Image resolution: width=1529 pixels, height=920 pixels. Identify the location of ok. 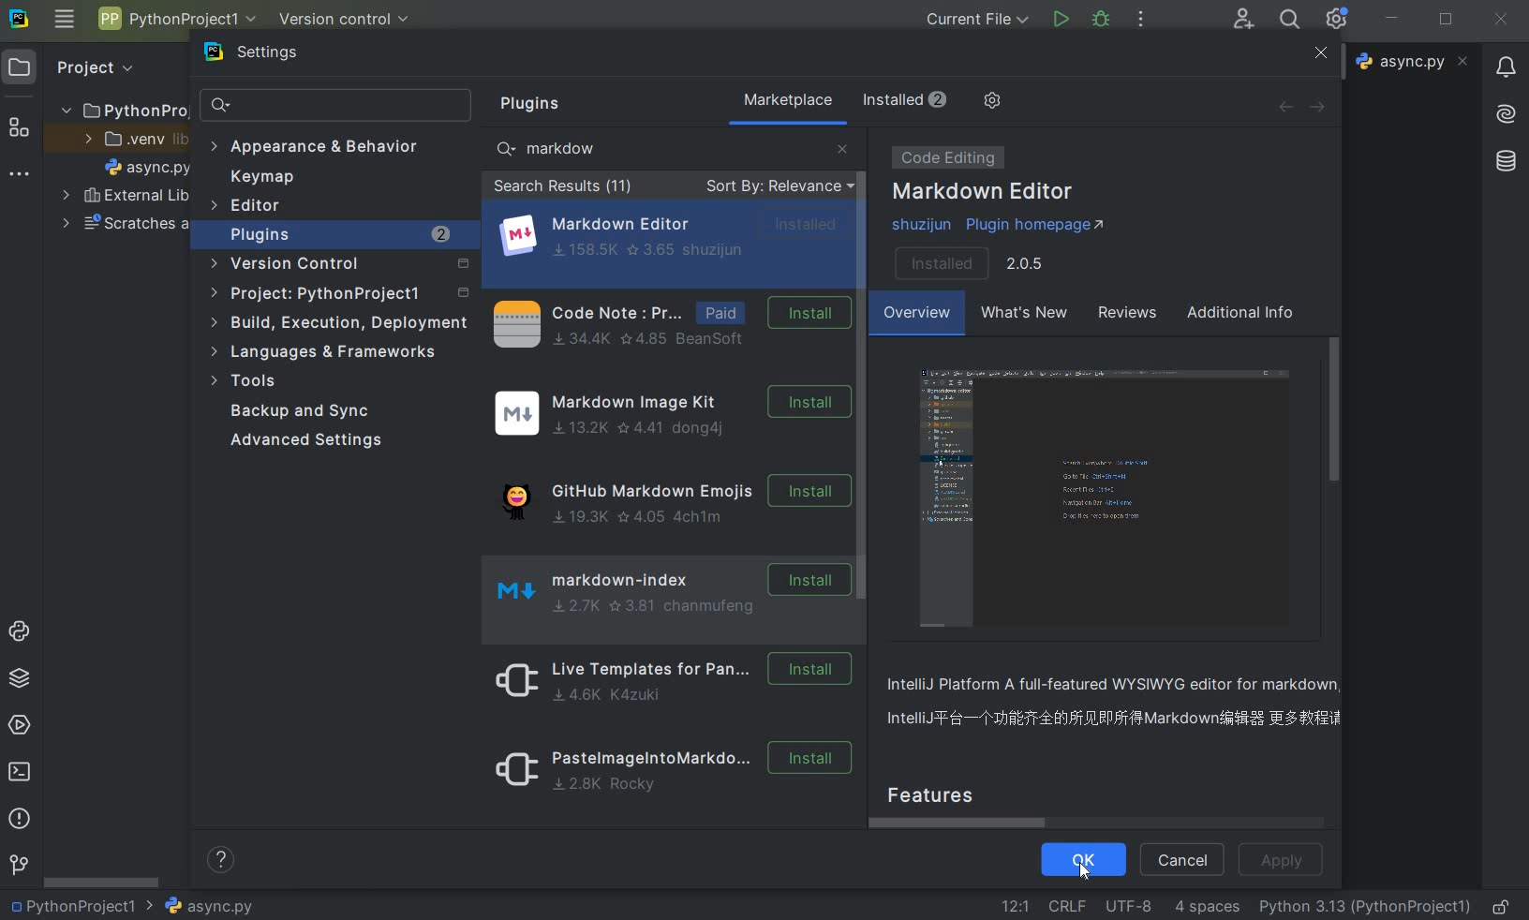
(1084, 858).